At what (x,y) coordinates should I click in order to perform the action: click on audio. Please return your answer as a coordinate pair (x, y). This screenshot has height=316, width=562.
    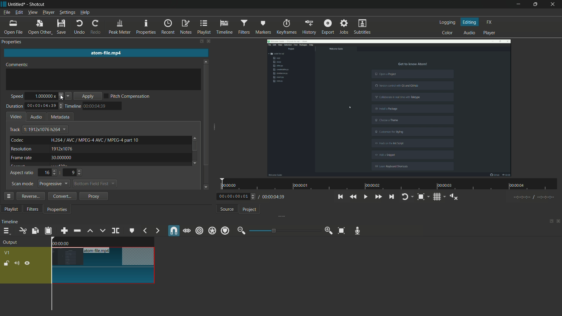
    Looking at the image, I should click on (36, 117).